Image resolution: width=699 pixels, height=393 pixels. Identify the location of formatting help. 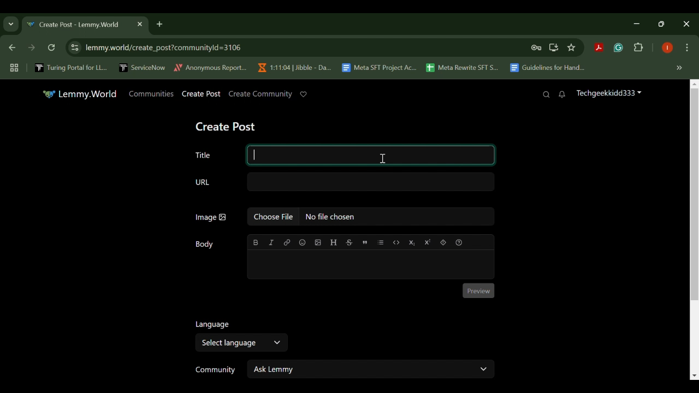
(458, 241).